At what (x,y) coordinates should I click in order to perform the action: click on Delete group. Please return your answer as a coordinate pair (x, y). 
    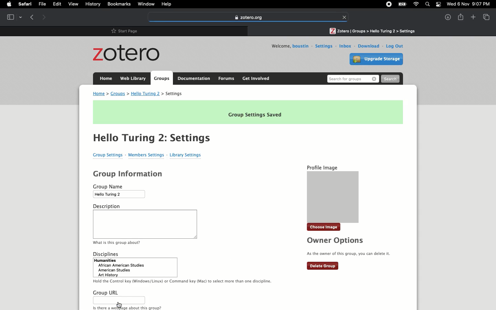
    Looking at the image, I should click on (323, 266).